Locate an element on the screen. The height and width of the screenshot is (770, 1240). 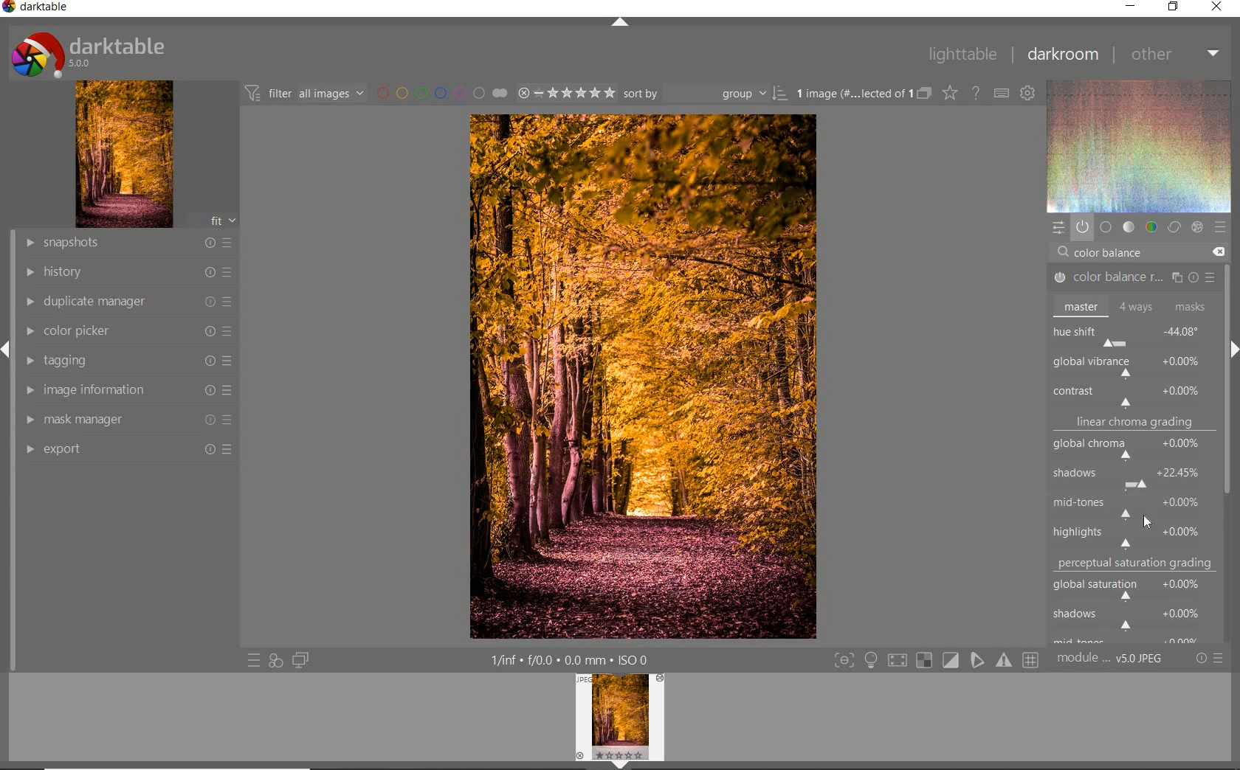
perceptual saturation grading is located at coordinates (1137, 563).